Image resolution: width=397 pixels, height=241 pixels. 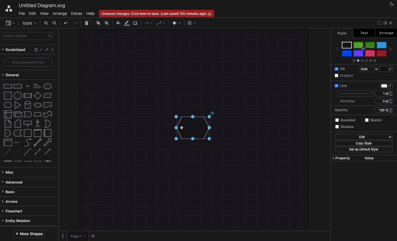 What do you see at coordinates (191, 24) in the screenshot?
I see `Table` at bounding box center [191, 24].